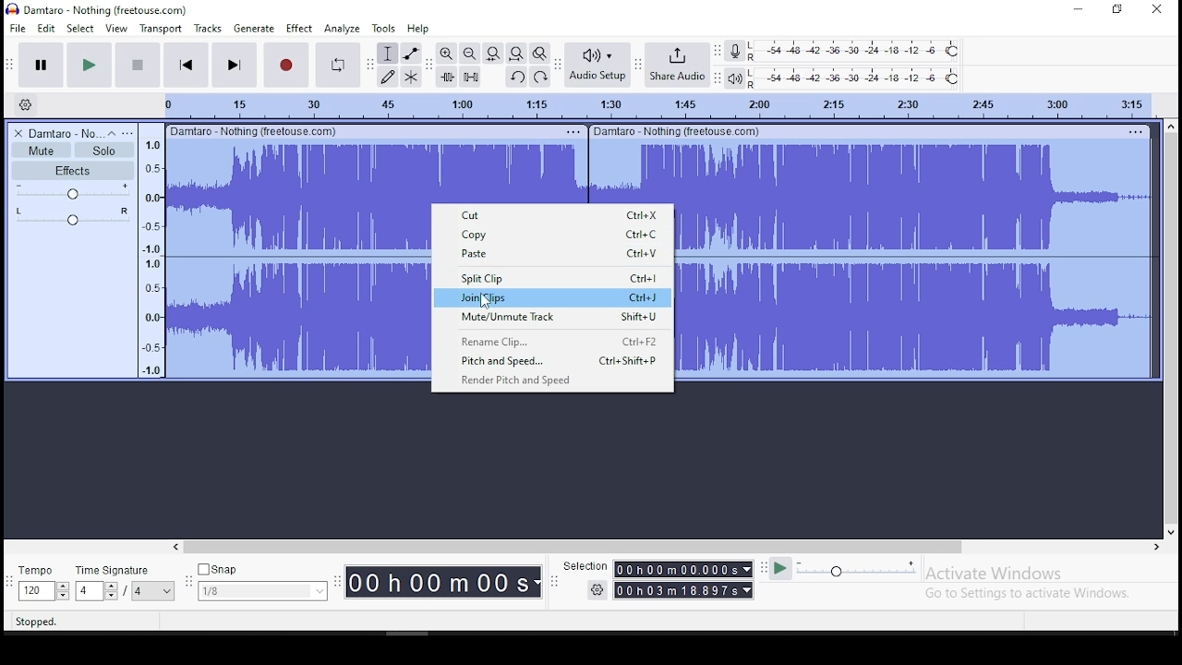 This screenshot has width=1182, height=665. I want to click on generate, so click(256, 30).